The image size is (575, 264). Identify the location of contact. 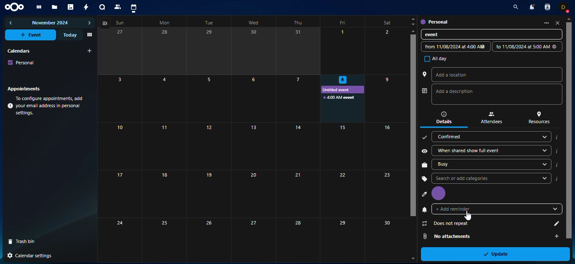
(118, 7).